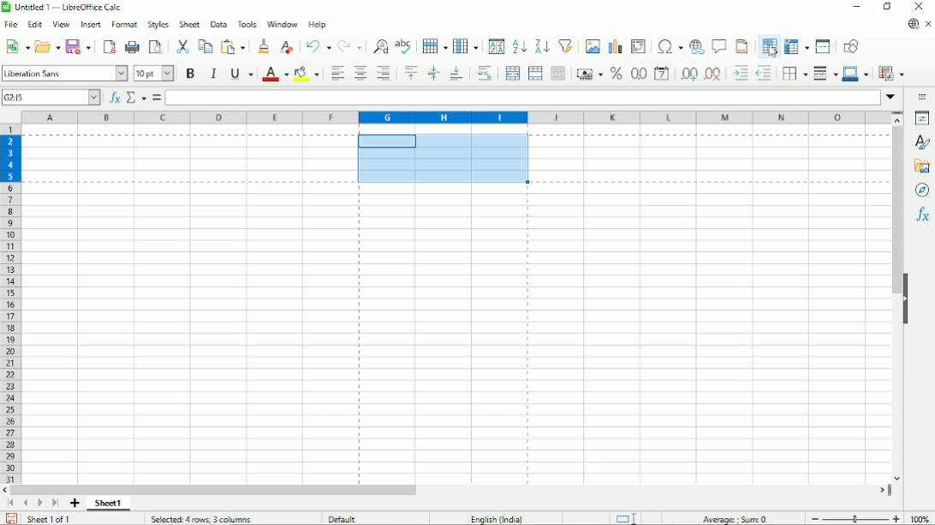  What do you see at coordinates (794, 74) in the screenshot?
I see `Borders` at bounding box center [794, 74].